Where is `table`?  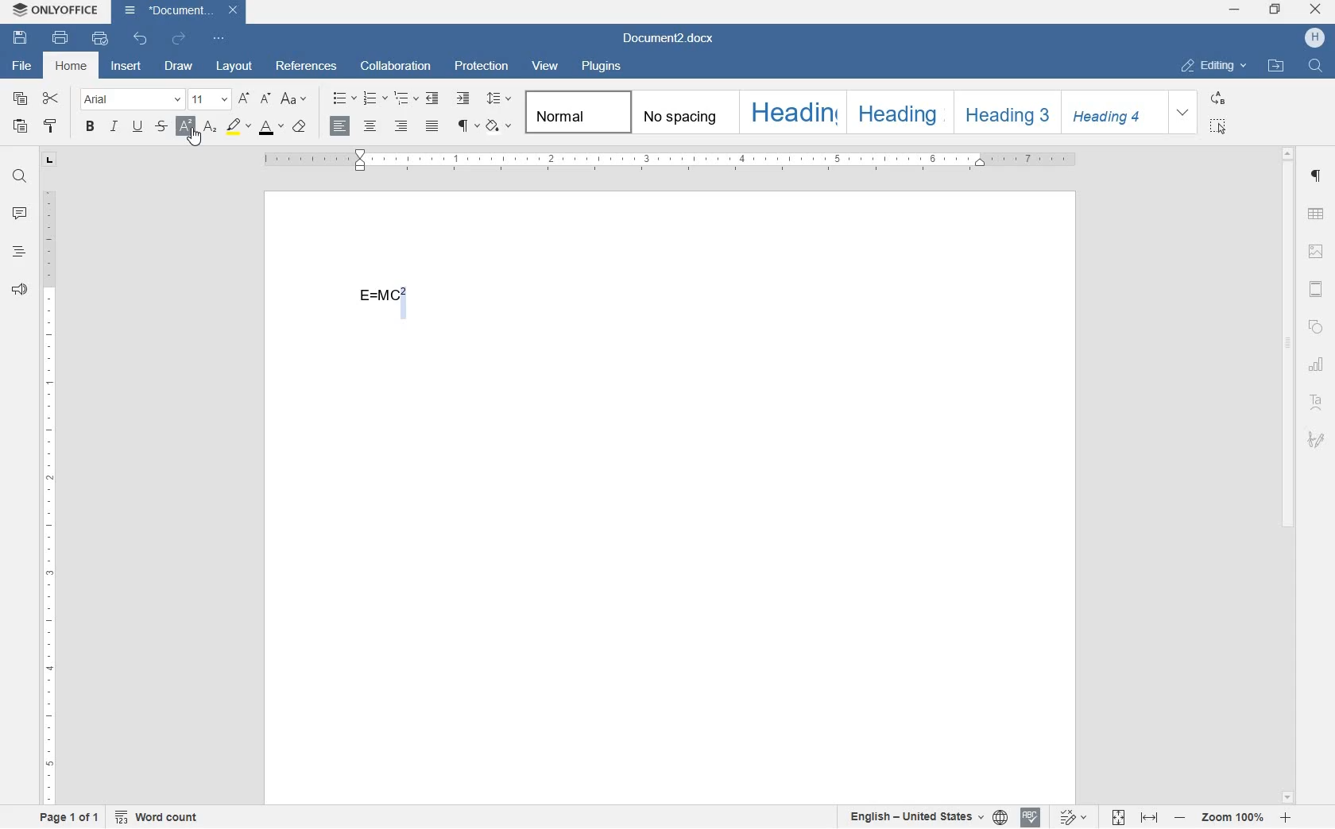 table is located at coordinates (1317, 214).